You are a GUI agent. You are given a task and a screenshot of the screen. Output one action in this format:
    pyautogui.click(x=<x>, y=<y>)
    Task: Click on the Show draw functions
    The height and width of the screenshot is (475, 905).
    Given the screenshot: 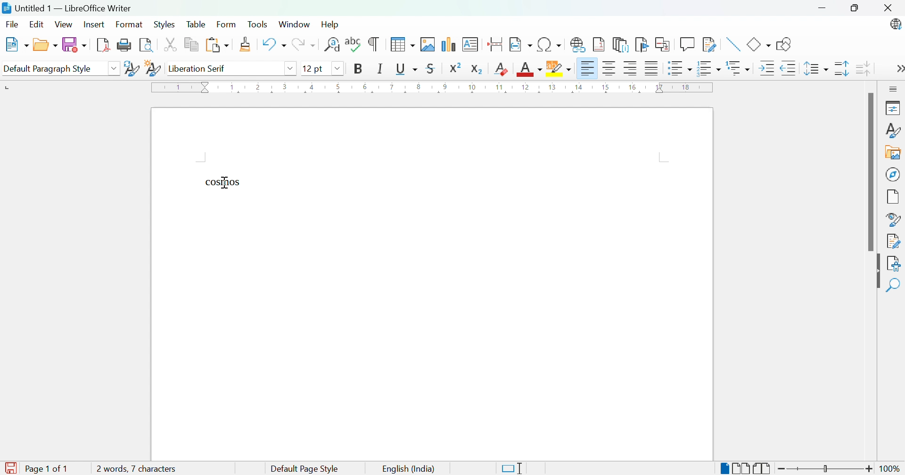 What is the action you would take?
    pyautogui.click(x=787, y=45)
    